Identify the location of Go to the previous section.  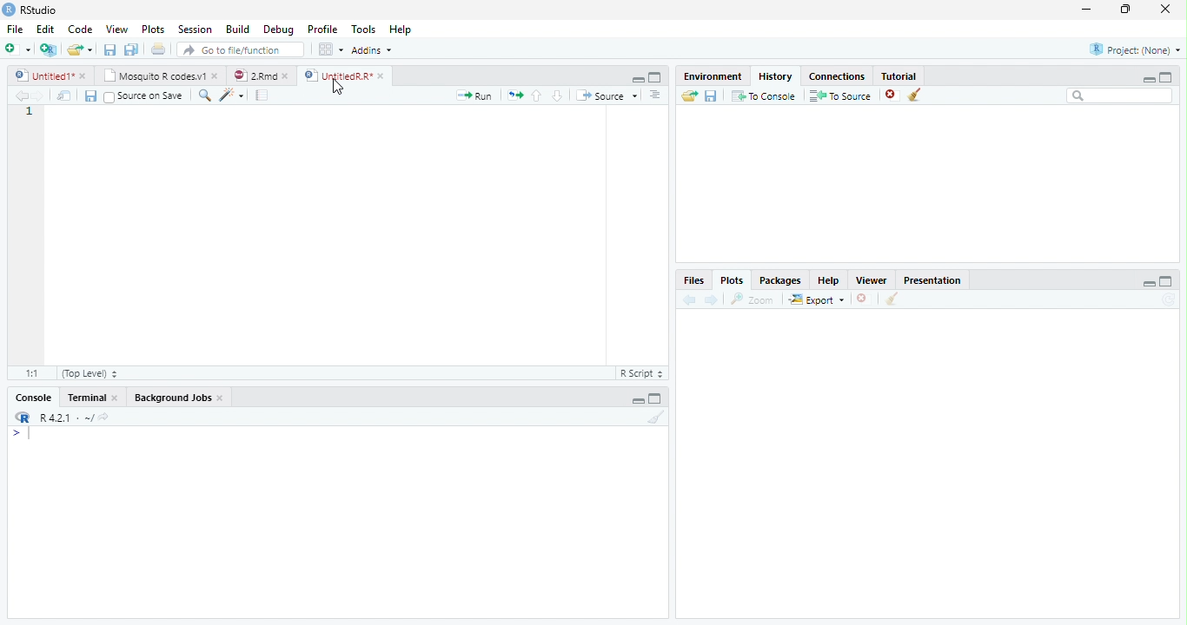
(536, 96).